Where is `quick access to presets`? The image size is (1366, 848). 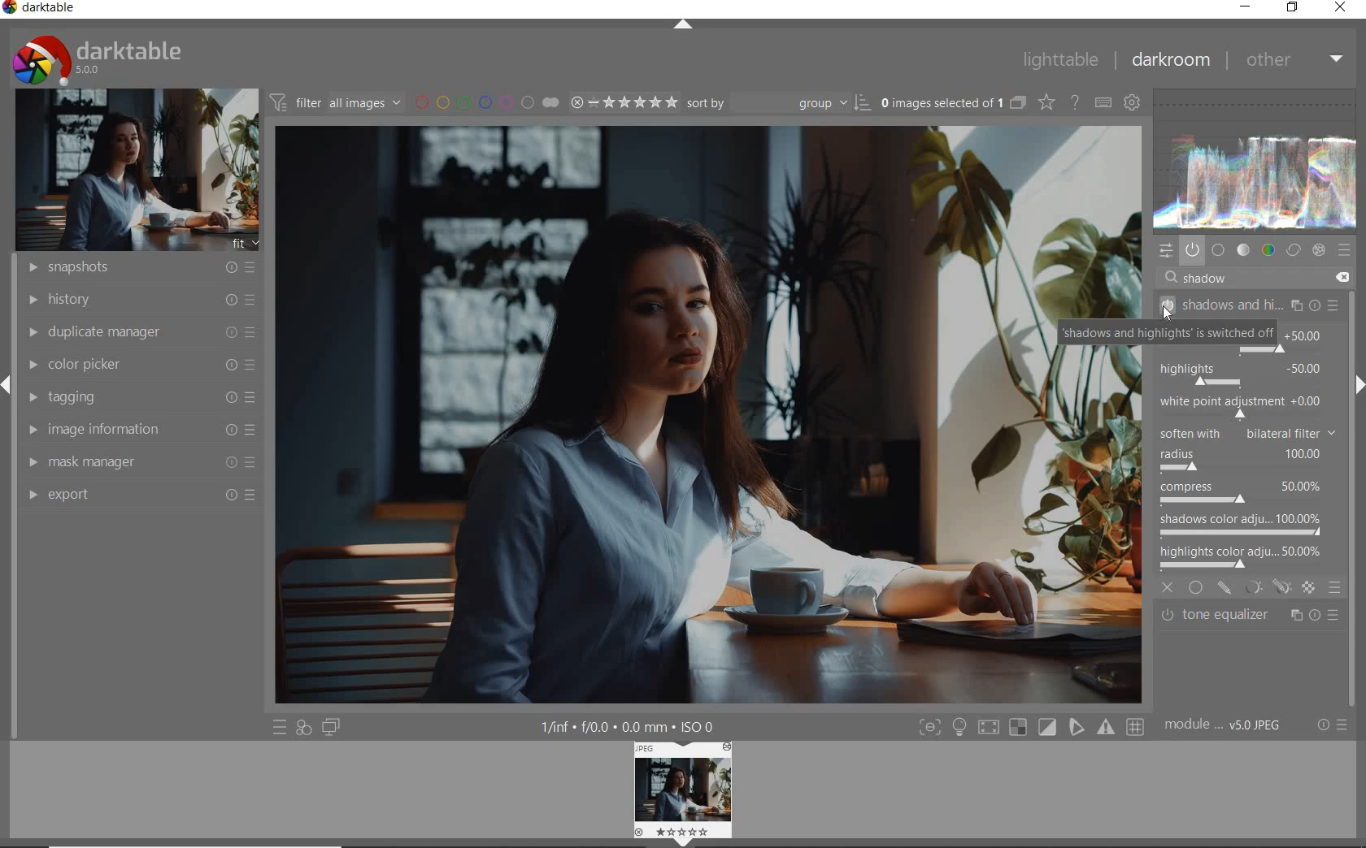
quick access to presets is located at coordinates (280, 727).